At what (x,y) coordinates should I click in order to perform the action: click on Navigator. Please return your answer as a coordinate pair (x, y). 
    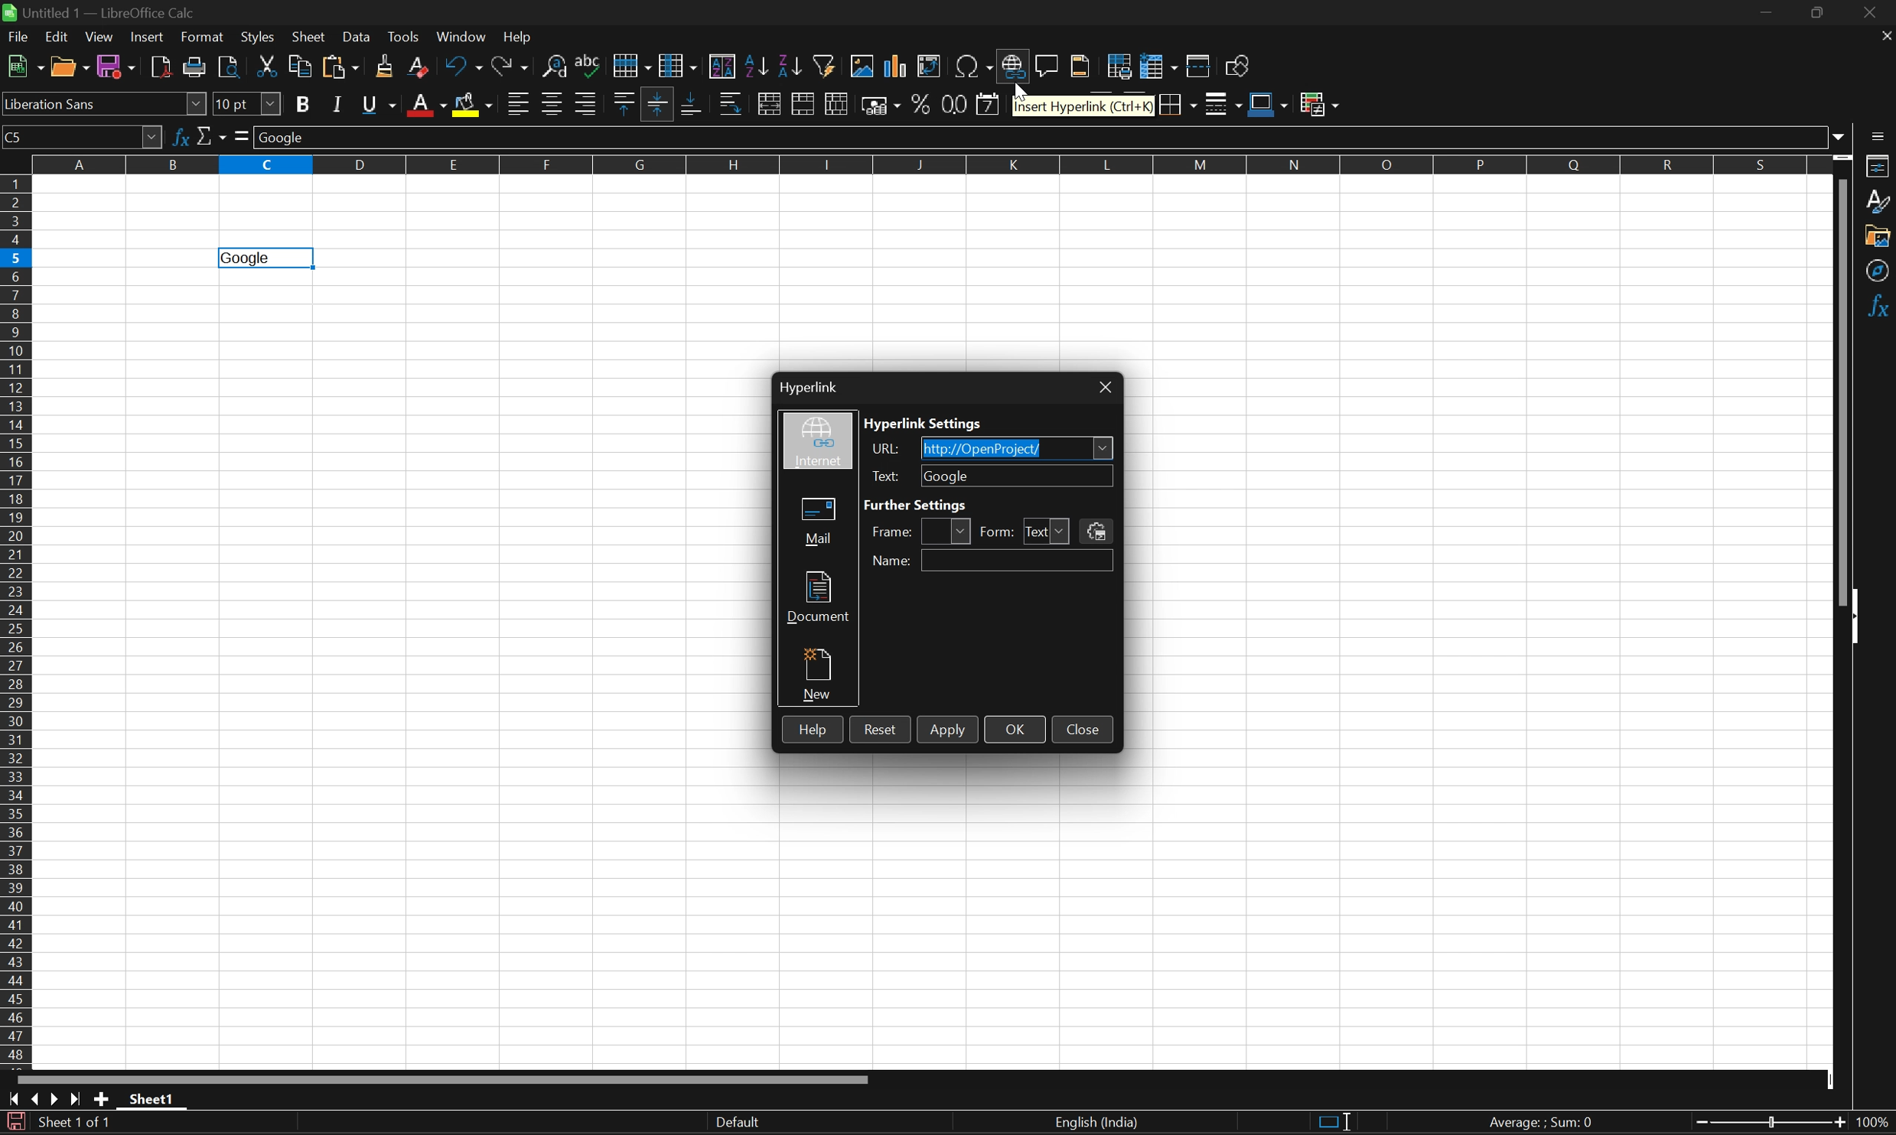
    Looking at the image, I should click on (1879, 272).